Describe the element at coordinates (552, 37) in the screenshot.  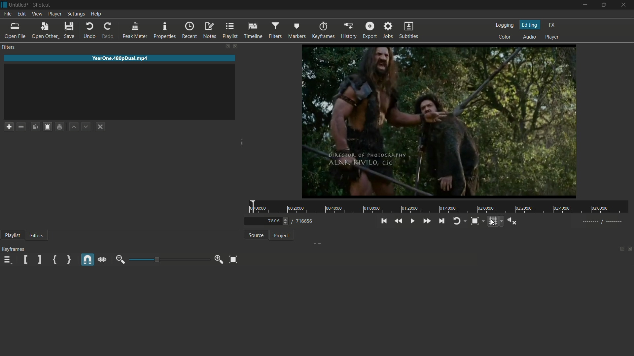
I see `player` at that location.